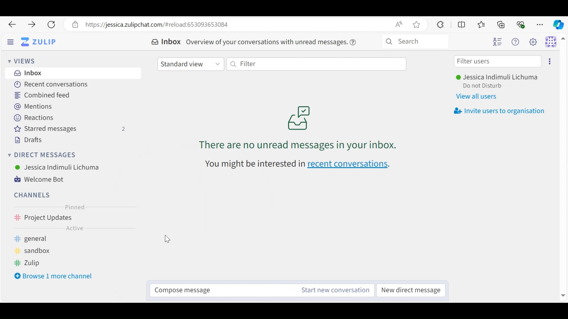  I want to click on Favorites, so click(482, 25).